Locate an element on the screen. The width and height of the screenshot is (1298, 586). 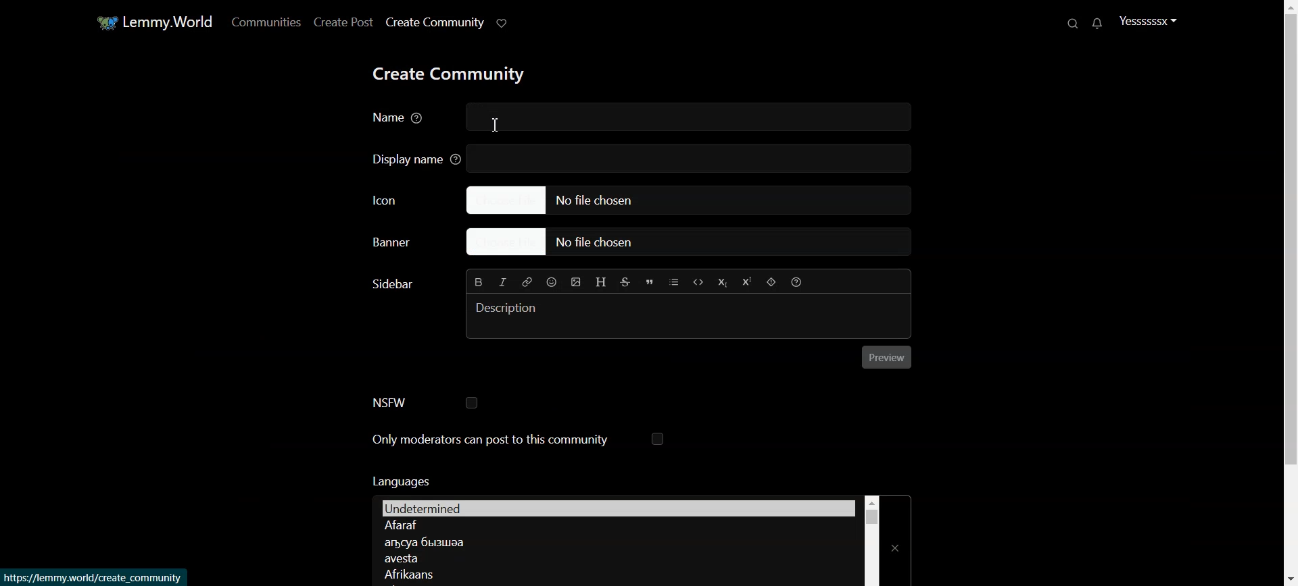
List is located at coordinates (674, 282).